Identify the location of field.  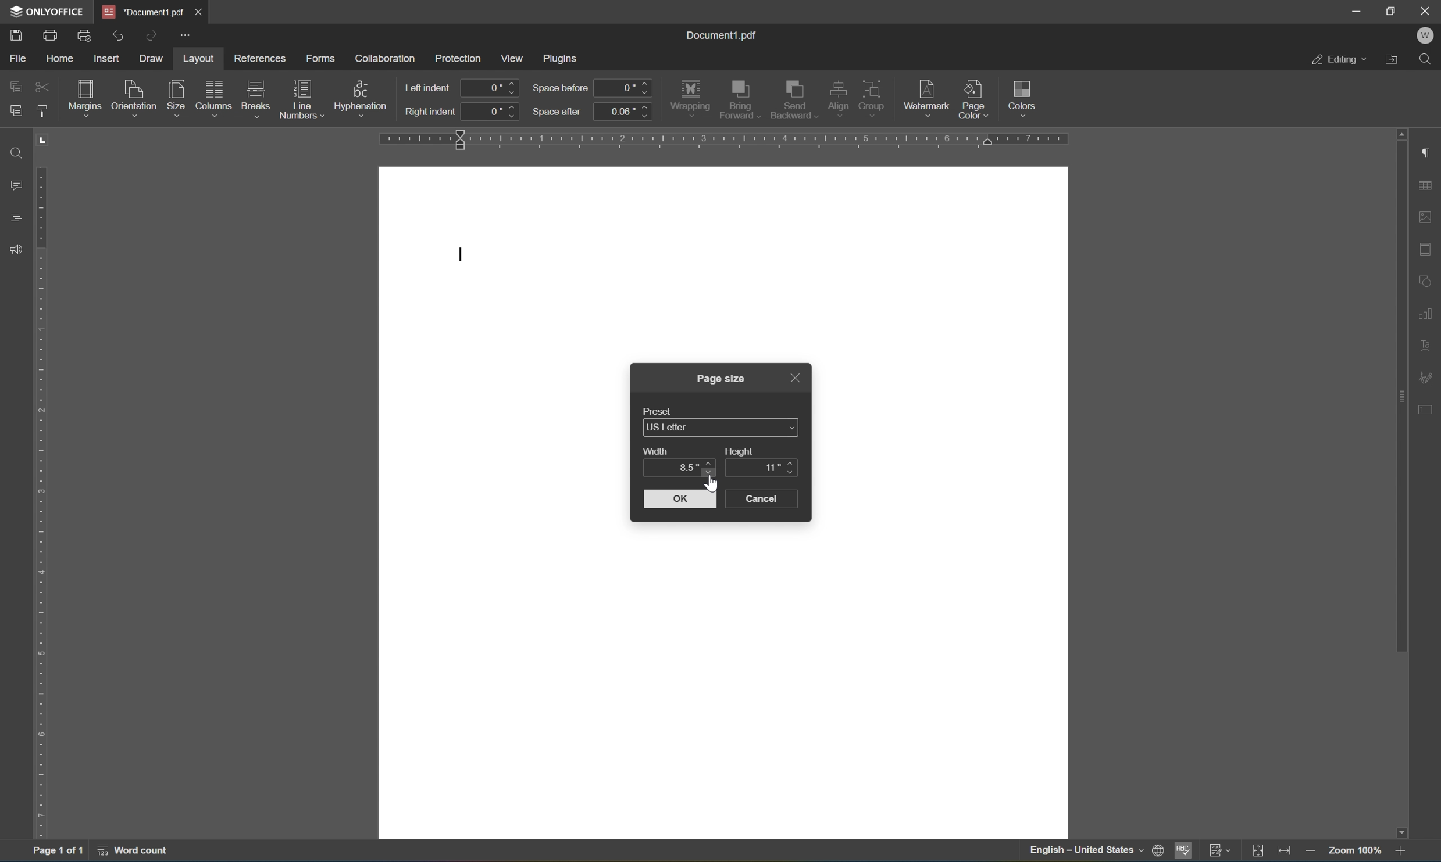
(42, 88).